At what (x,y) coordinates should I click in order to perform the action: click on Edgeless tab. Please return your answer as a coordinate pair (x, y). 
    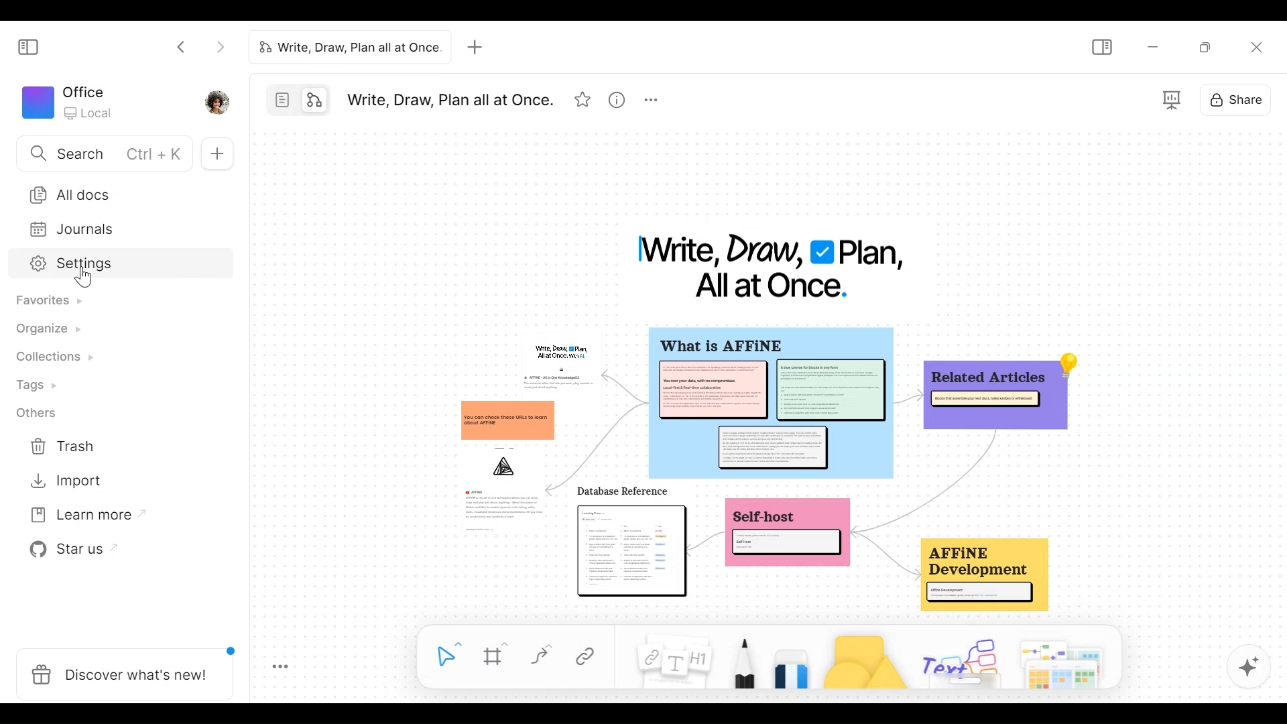
    Looking at the image, I should click on (312, 99).